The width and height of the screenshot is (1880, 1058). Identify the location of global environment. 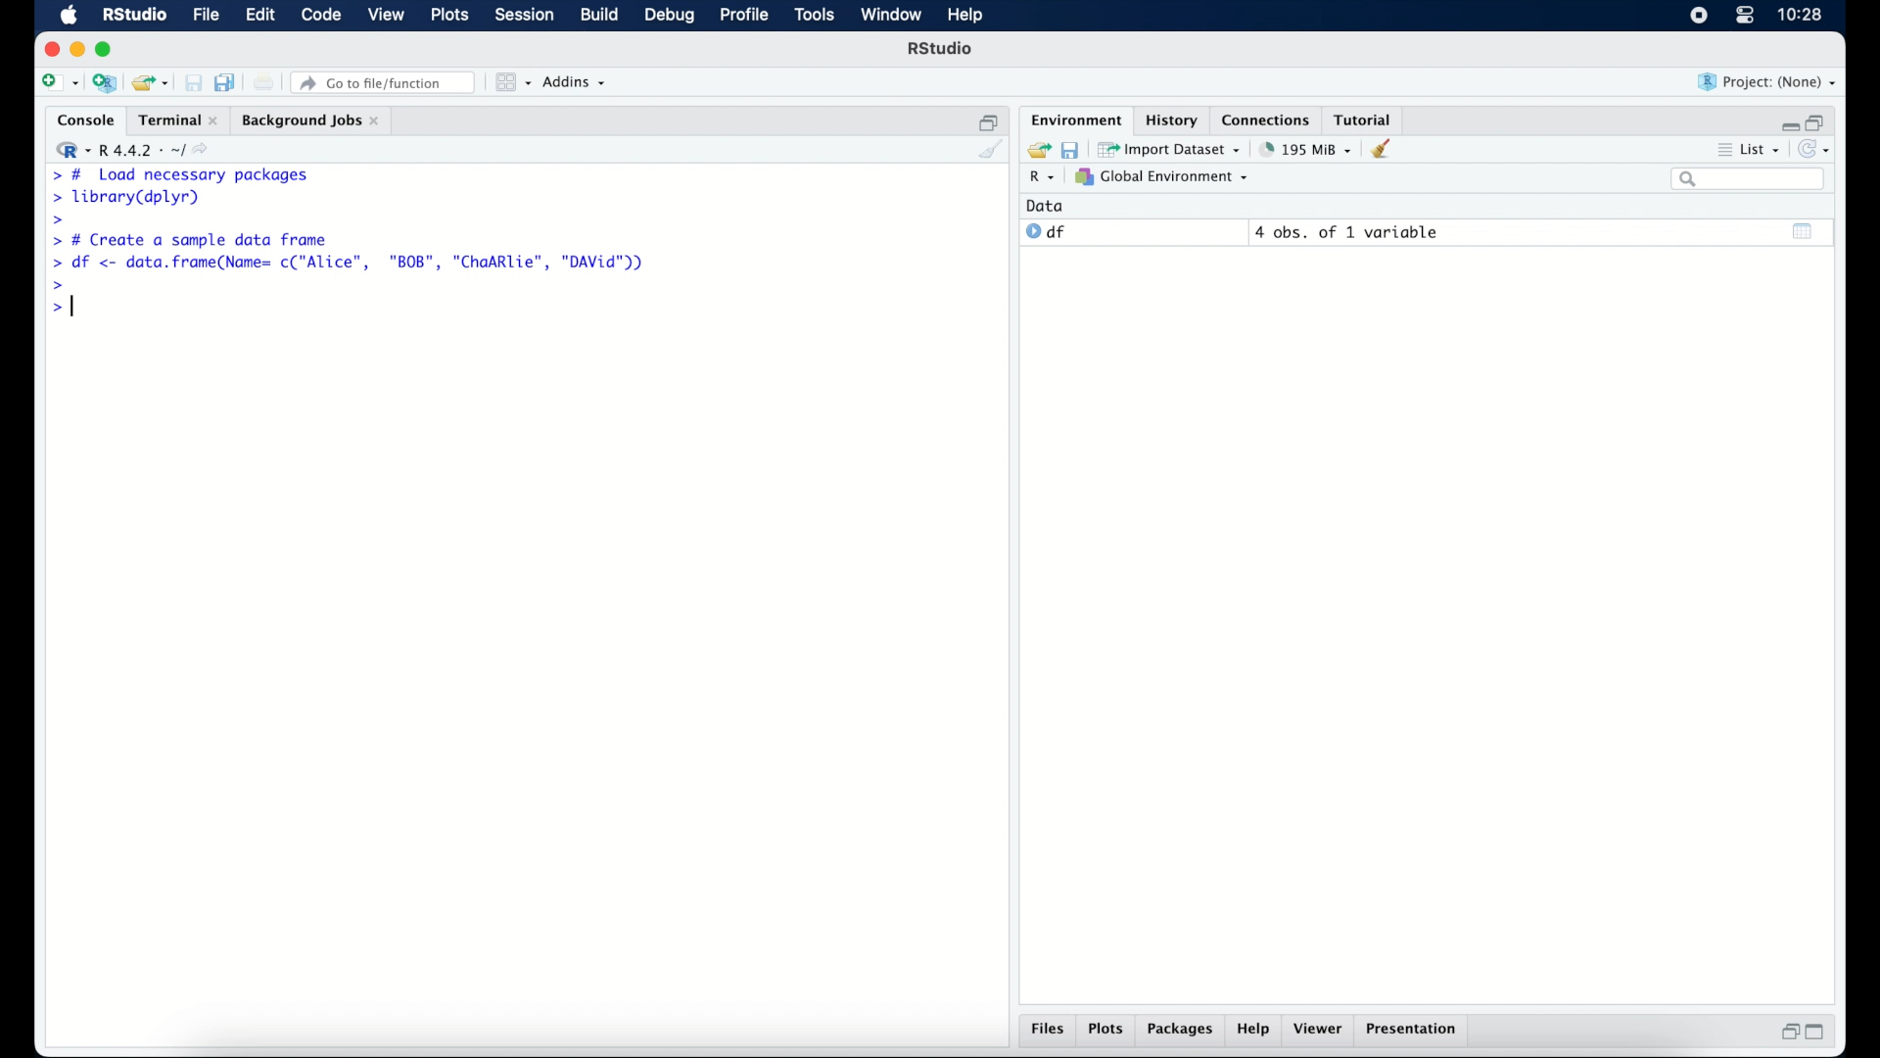
(1162, 177).